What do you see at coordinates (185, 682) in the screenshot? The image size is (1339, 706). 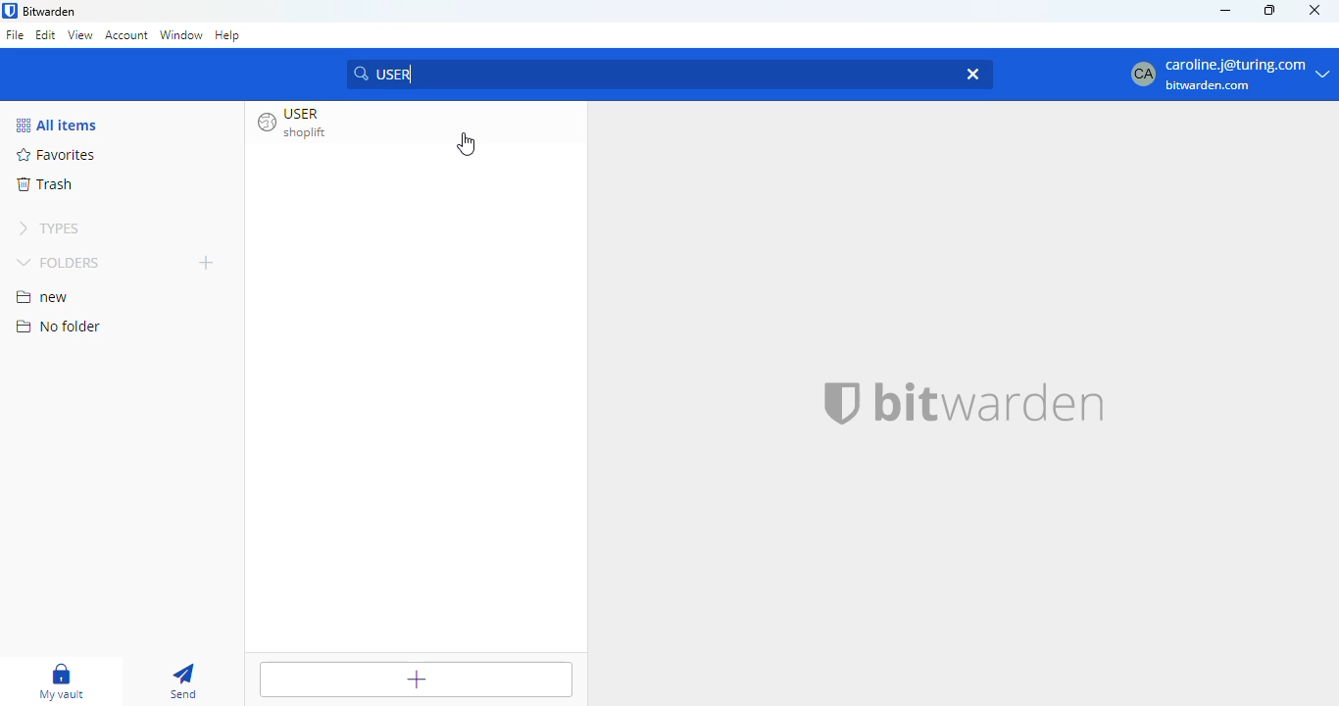 I see `send` at bounding box center [185, 682].